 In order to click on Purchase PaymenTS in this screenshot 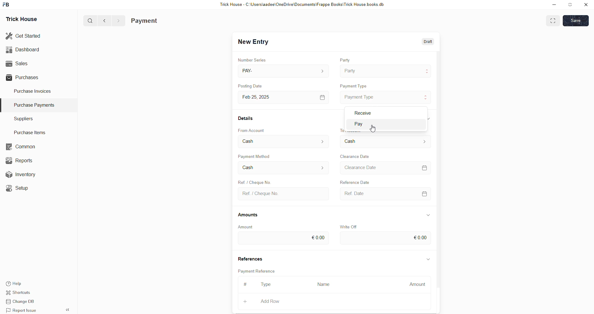, I will do `click(33, 105)`.